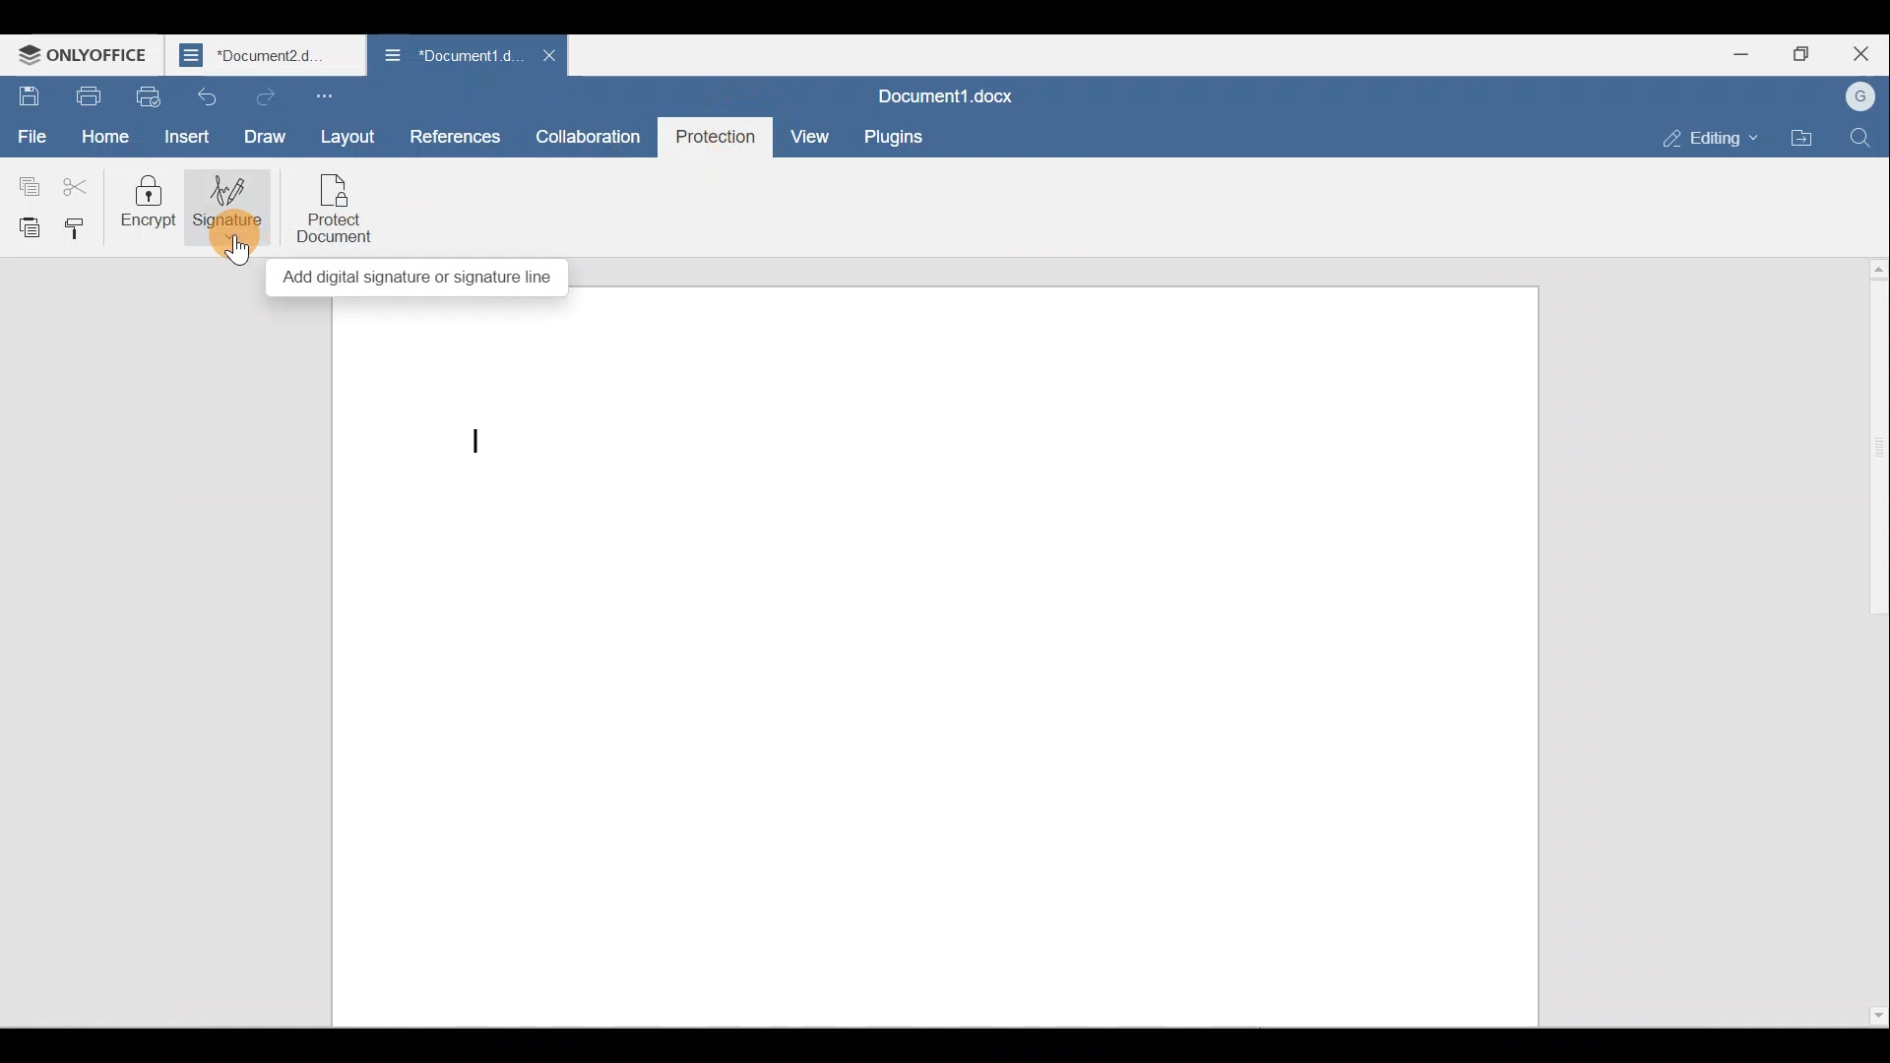 The width and height of the screenshot is (1890, 1063). I want to click on Customize quick access toolbar, so click(335, 96).